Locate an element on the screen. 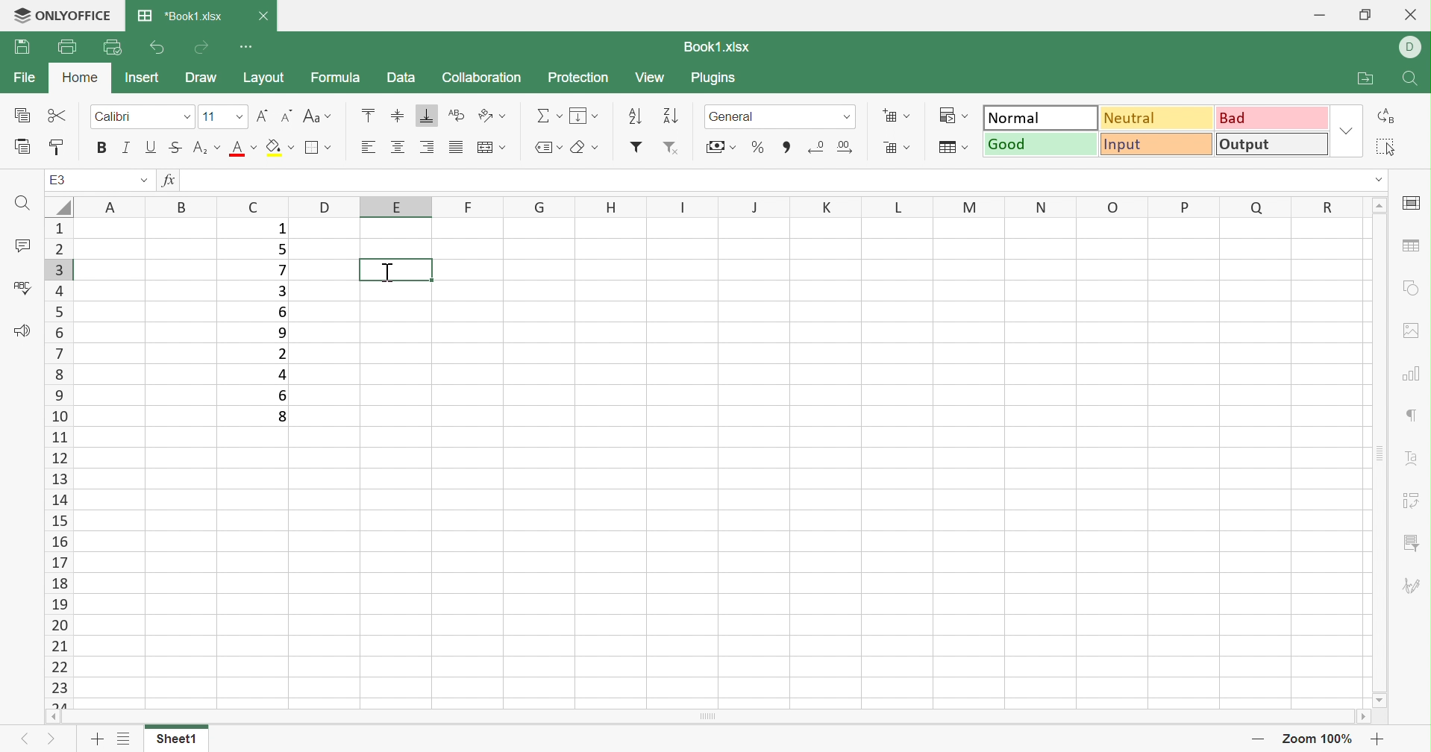 The image size is (1431, 752). Paste is located at coordinates (22, 147).